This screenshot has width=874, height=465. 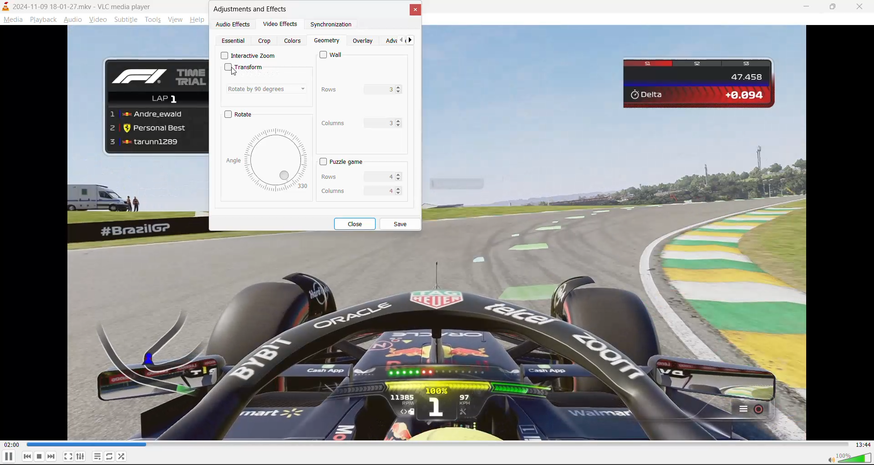 I want to click on Increase, so click(x=398, y=188).